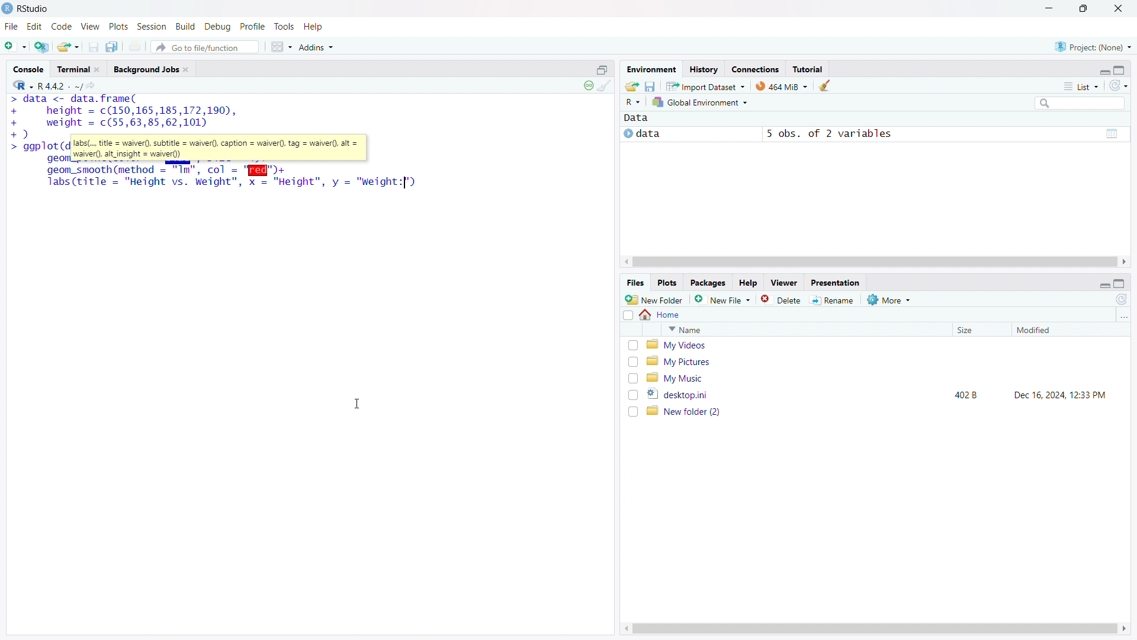 This screenshot has width=1137, height=640. I want to click on my music, so click(882, 377).